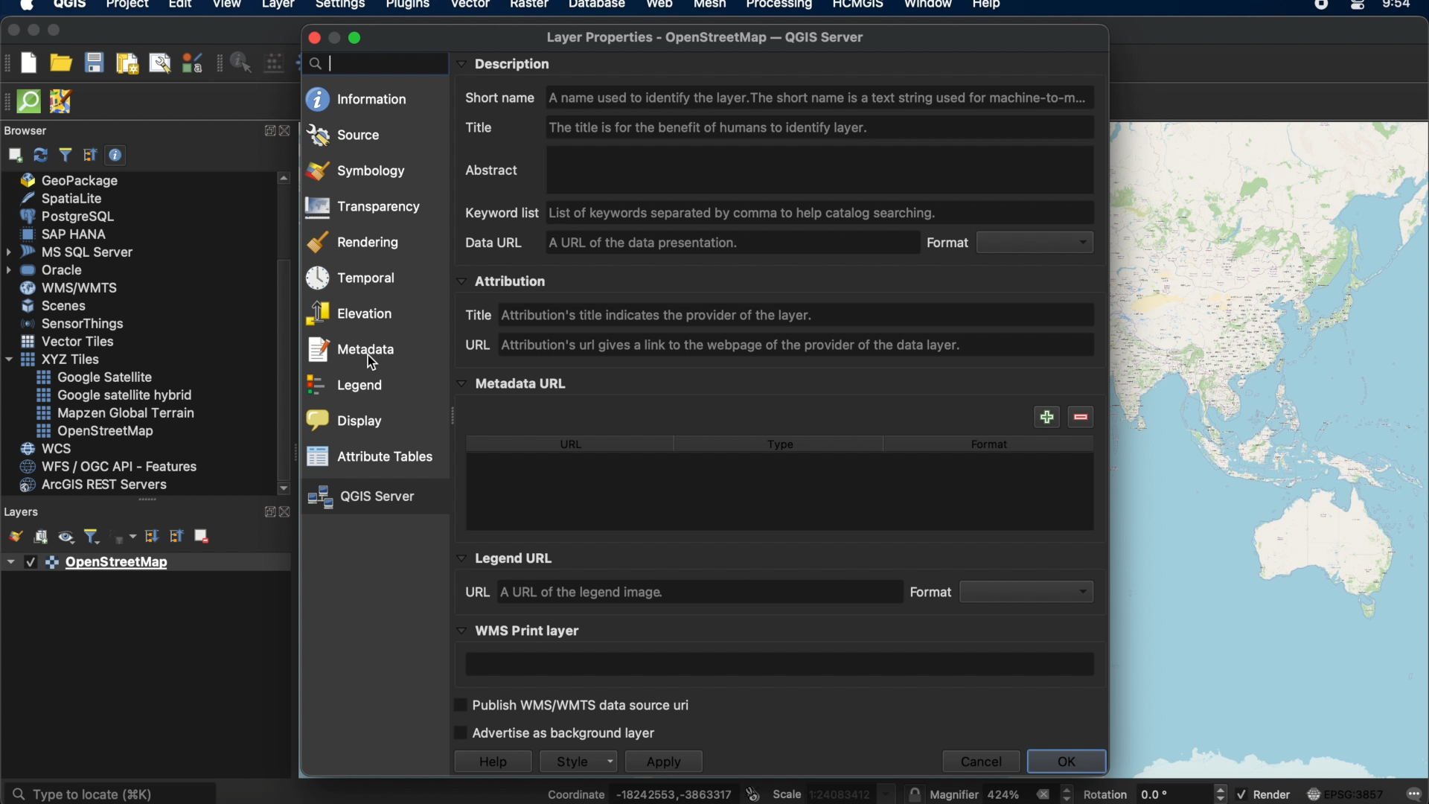 The image size is (1429, 804). Describe the element at coordinates (77, 324) in the screenshot. I see `sensor things` at that location.